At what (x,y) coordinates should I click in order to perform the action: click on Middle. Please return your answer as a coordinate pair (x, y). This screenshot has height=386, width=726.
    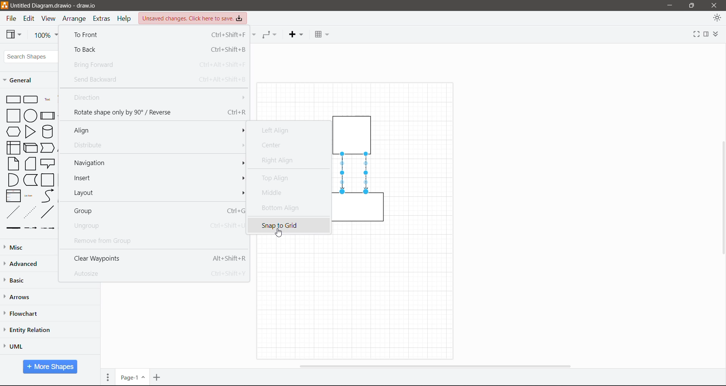
    Looking at the image, I should click on (273, 194).